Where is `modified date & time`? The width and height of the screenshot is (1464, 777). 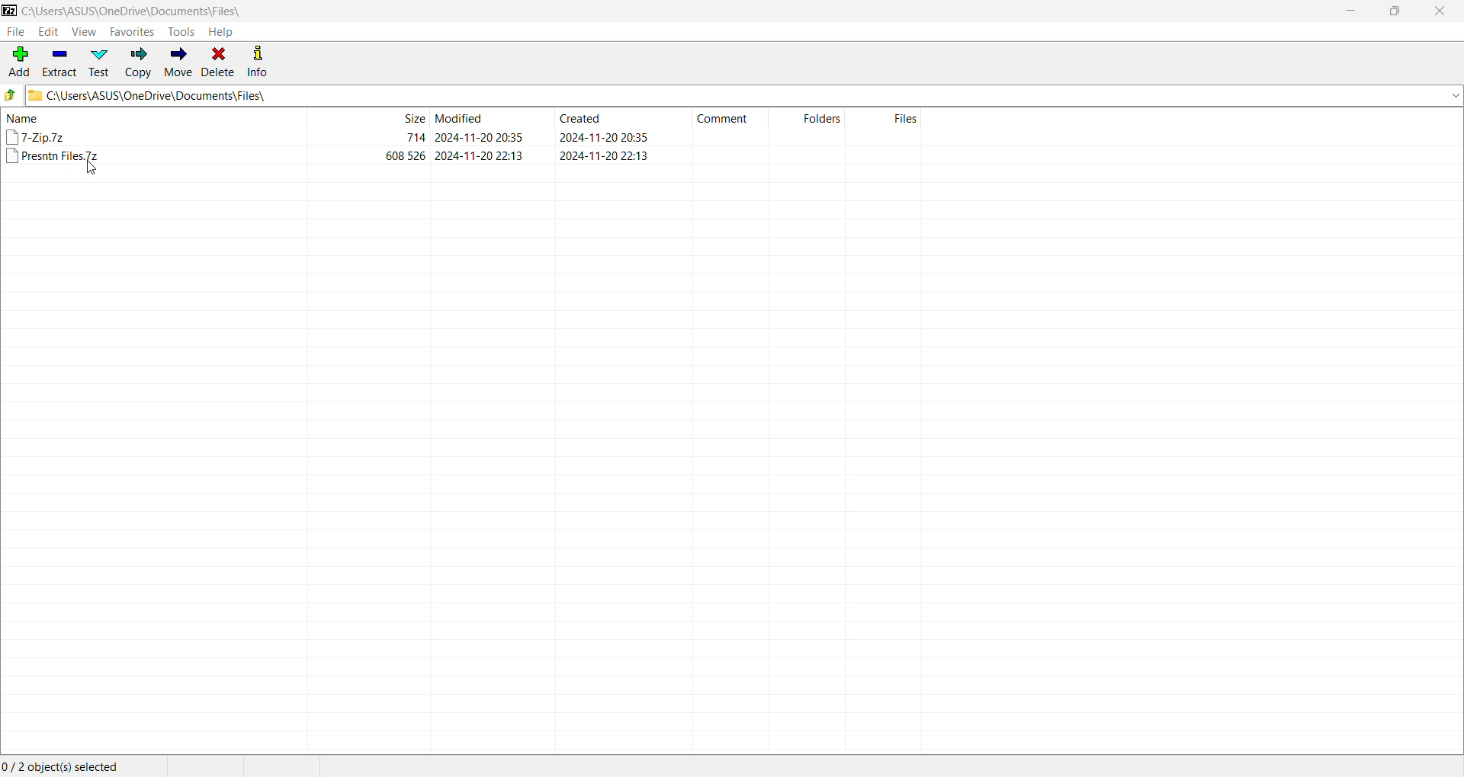
modified date & time is located at coordinates (480, 155).